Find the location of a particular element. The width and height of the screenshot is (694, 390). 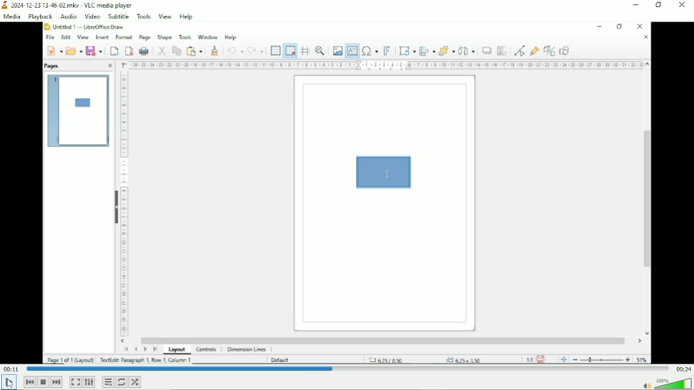

cursor is located at coordinates (10, 384).